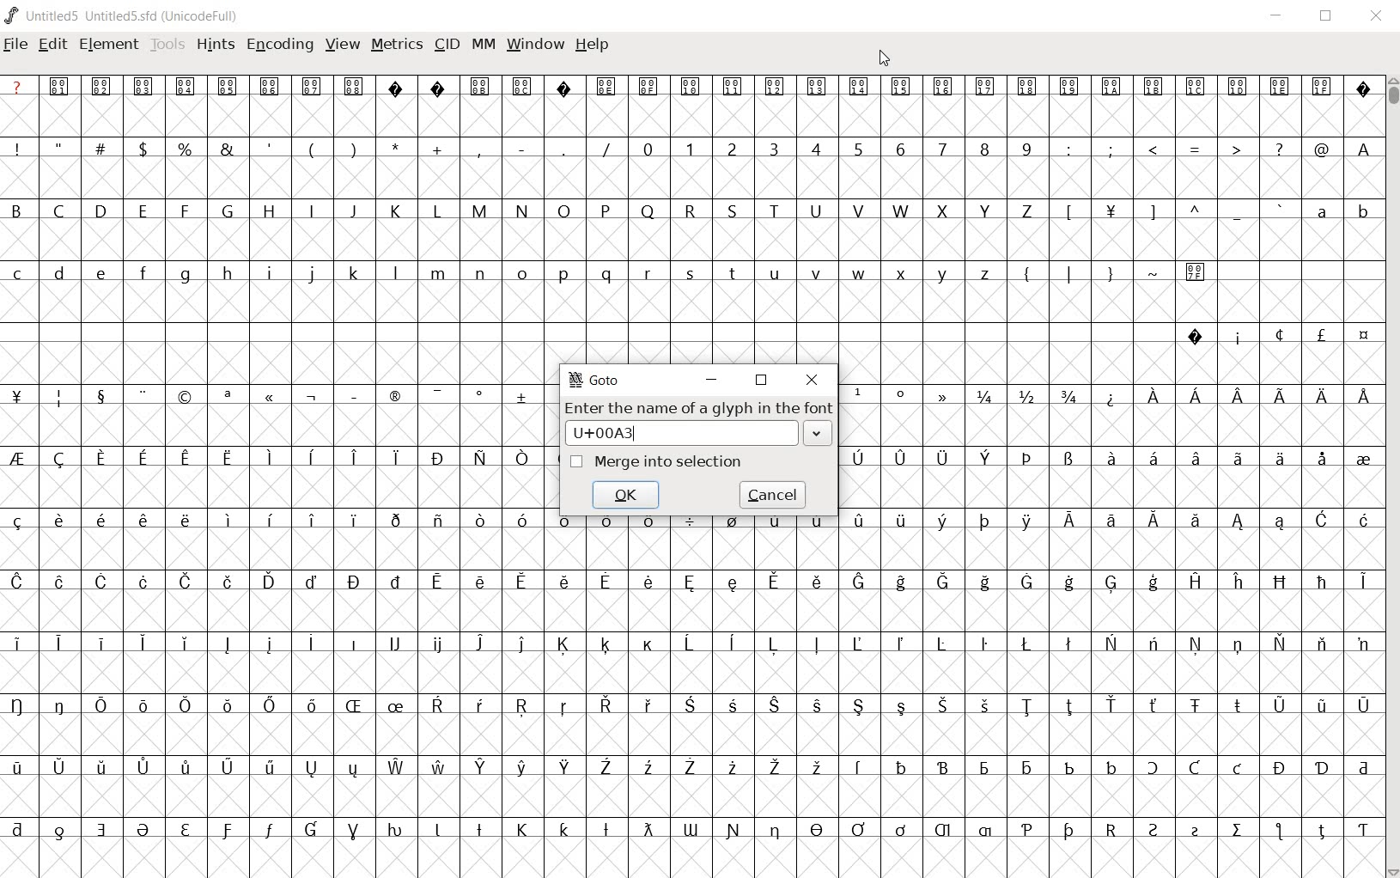 The image size is (1400, 878). I want to click on Symbol, so click(1028, 706).